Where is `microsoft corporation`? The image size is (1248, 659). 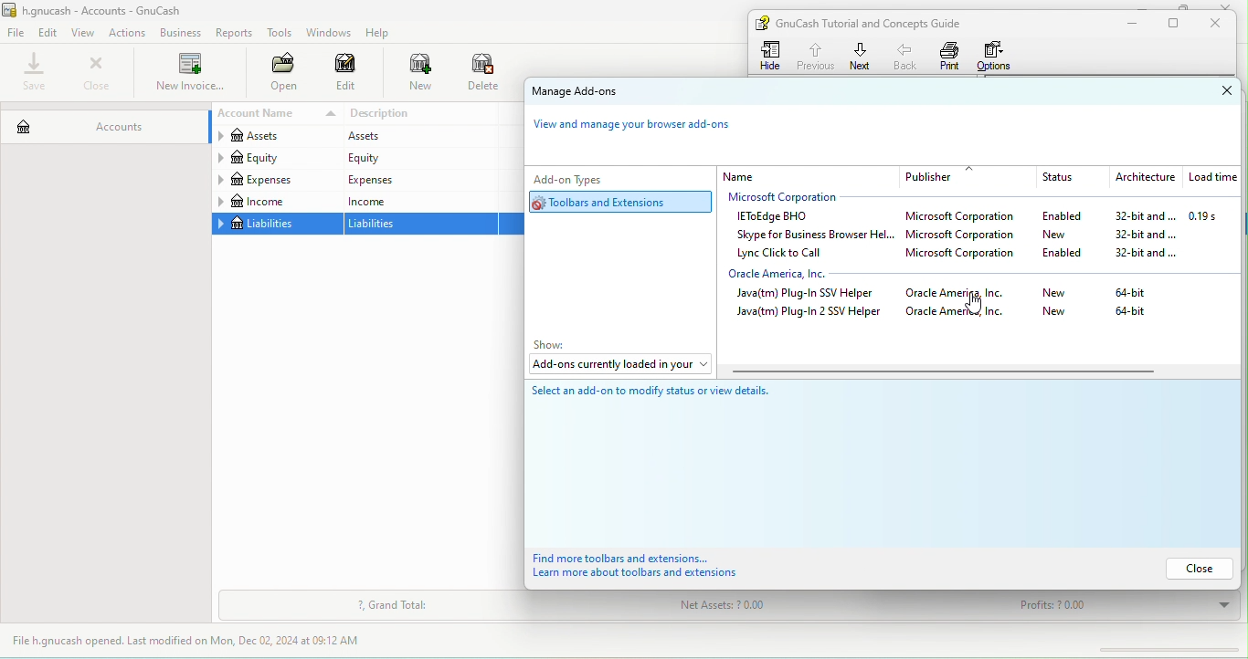
microsoft corporation is located at coordinates (794, 198).